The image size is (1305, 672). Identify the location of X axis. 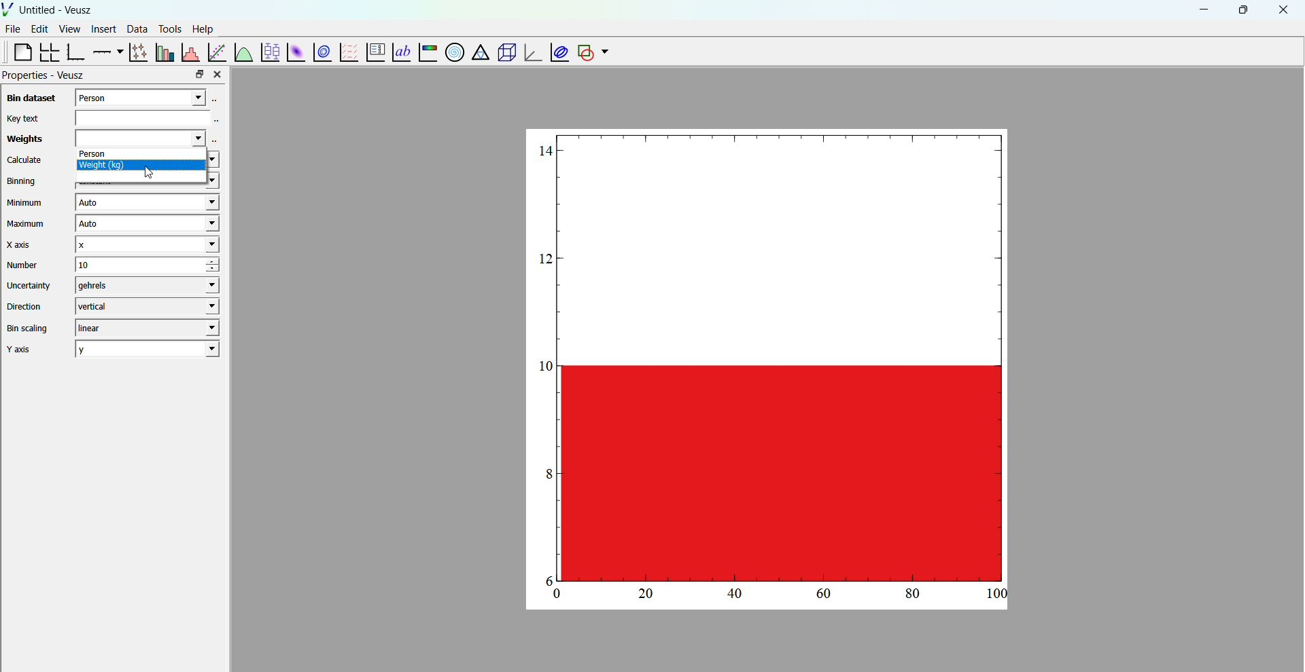
(22, 244).